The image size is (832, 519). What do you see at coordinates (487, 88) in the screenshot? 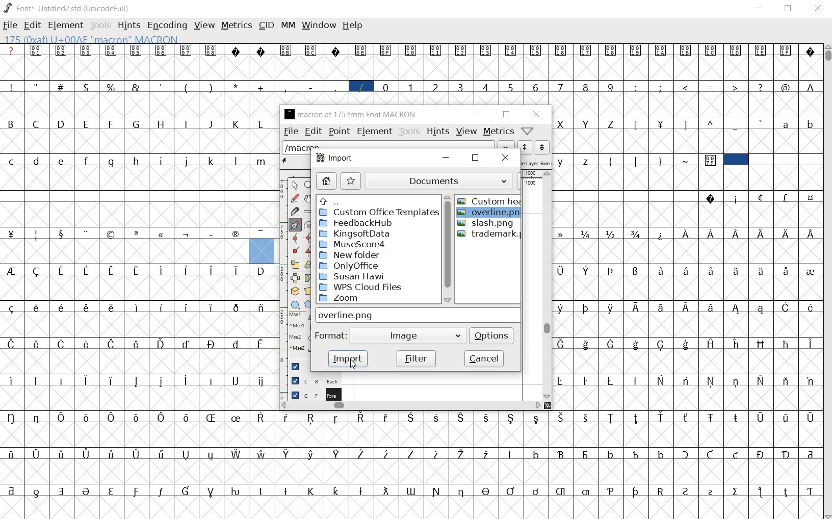
I see `4` at bounding box center [487, 88].